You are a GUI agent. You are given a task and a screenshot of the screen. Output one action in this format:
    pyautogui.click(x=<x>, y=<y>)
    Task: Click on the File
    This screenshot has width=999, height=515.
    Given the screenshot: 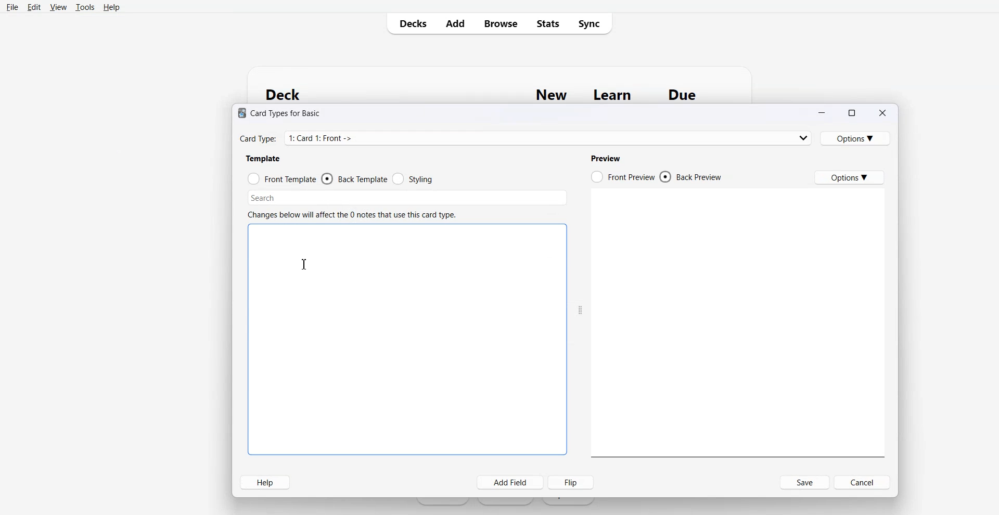 What is the action you would take?
    pyautogui.click(x=12, y=7)
    